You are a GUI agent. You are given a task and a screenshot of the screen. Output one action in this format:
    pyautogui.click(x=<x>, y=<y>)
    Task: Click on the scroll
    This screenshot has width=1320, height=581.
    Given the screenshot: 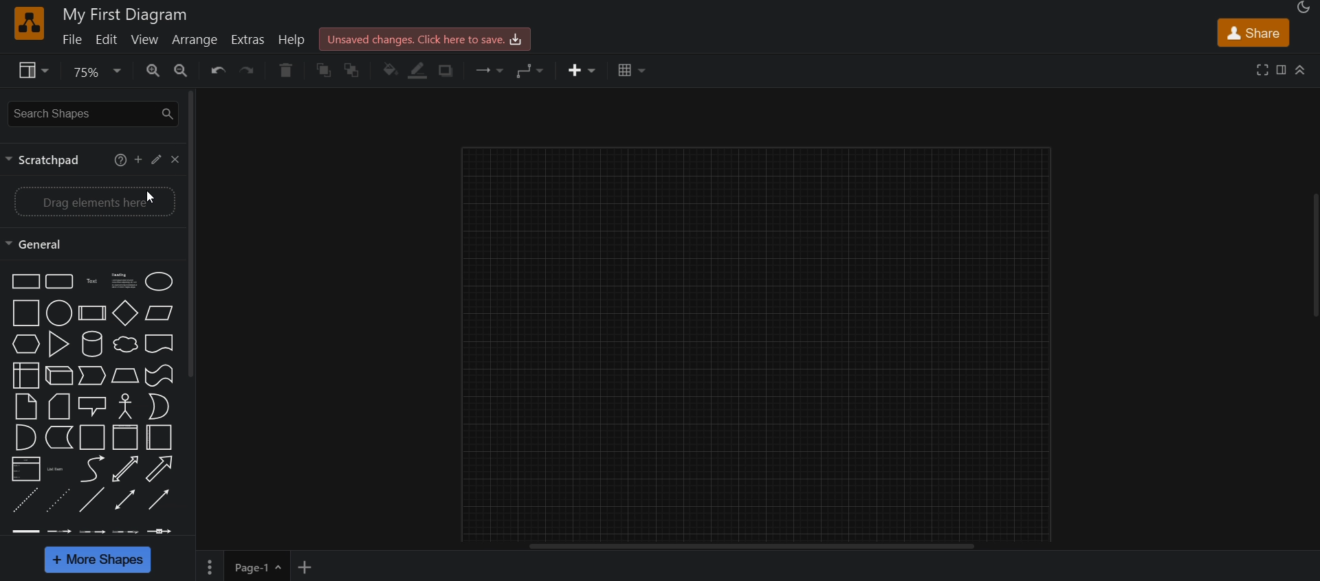 What is the action you would take?
    pyautogui.click(x=1313, y=258)
    